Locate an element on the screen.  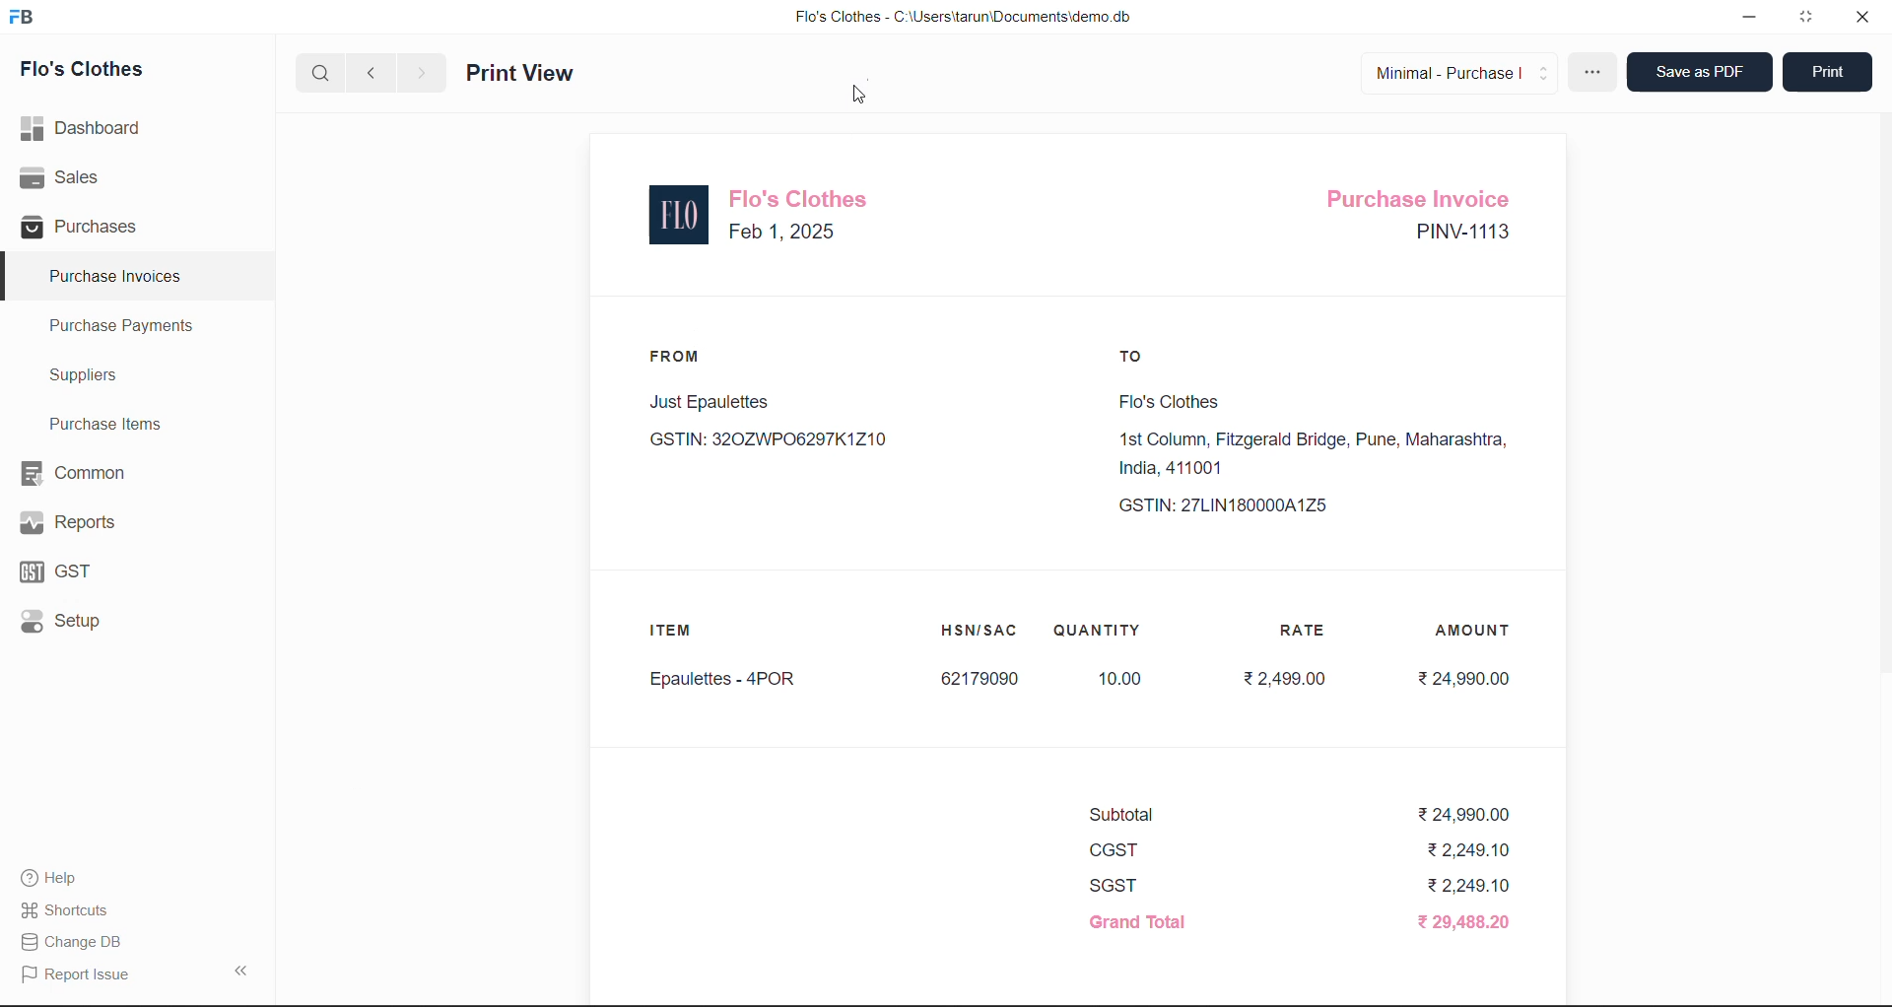
FROM is located at coordinates (685, 354).